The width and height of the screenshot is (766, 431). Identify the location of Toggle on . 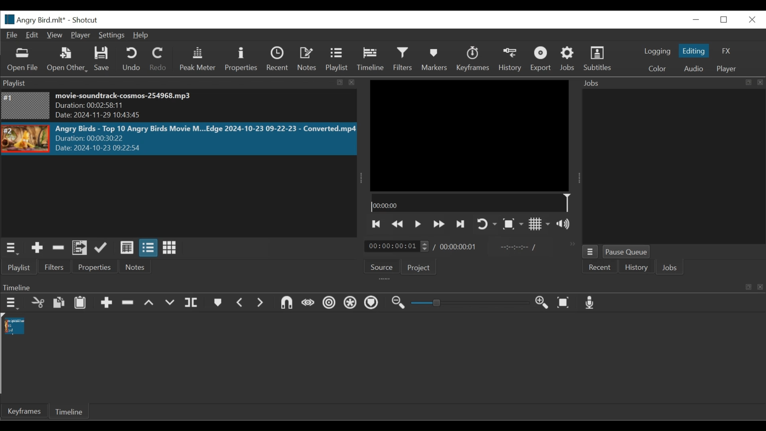
(488, 223).